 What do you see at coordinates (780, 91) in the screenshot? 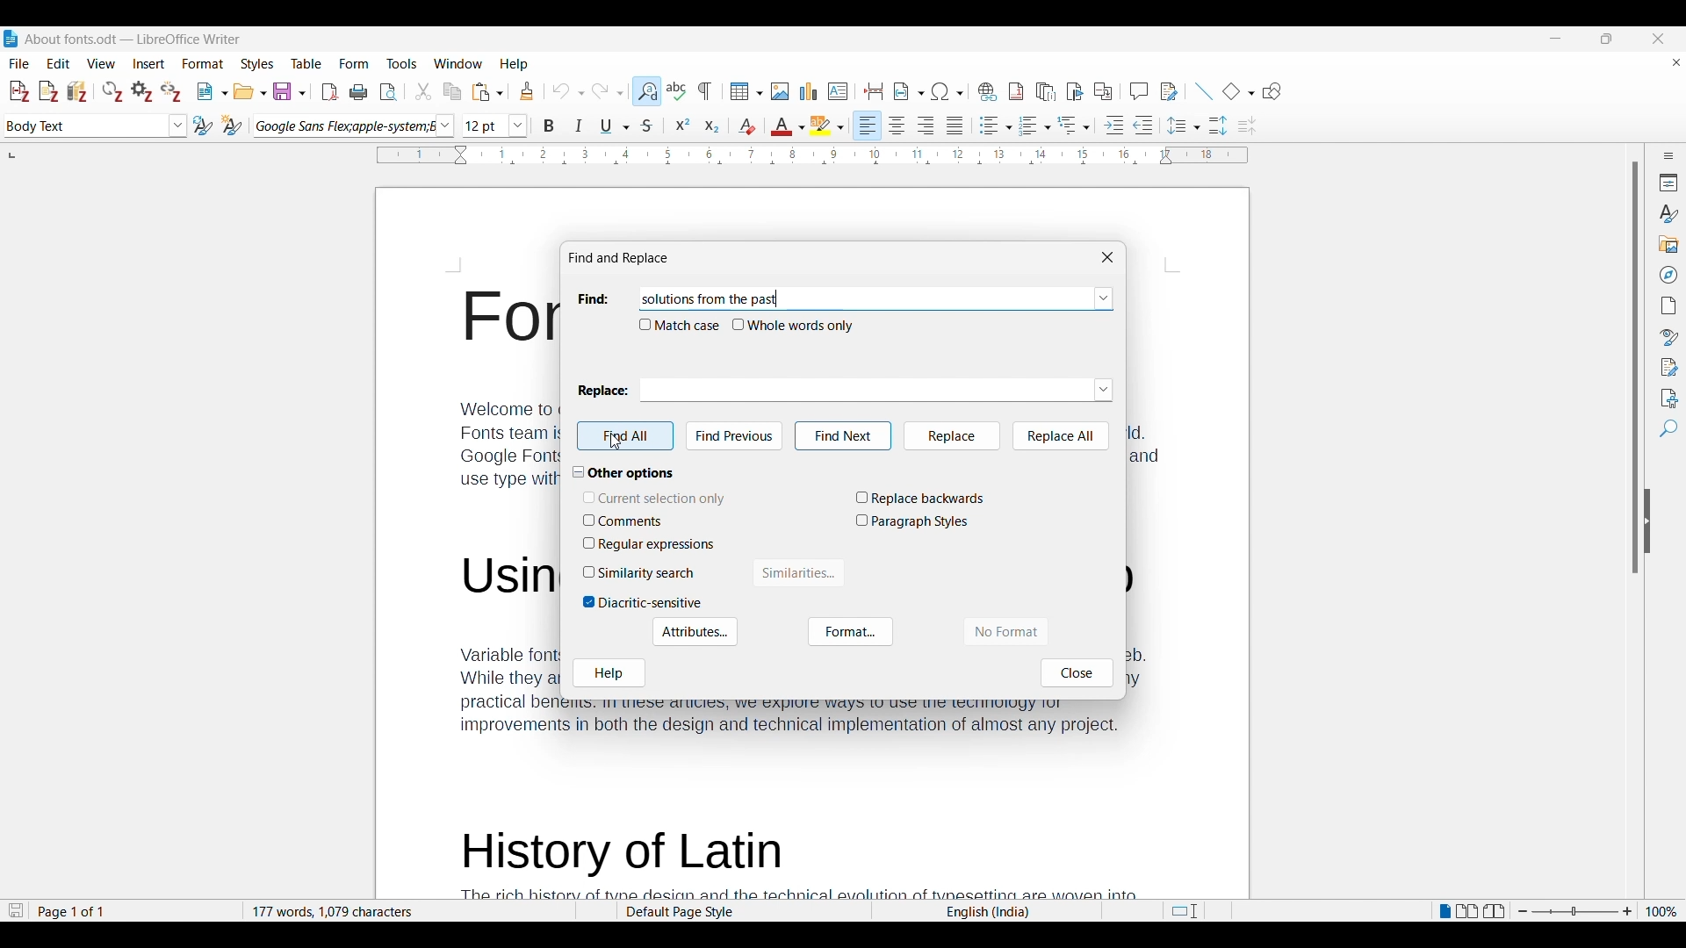
I see `Insert image` at bounding box center [780, 91].